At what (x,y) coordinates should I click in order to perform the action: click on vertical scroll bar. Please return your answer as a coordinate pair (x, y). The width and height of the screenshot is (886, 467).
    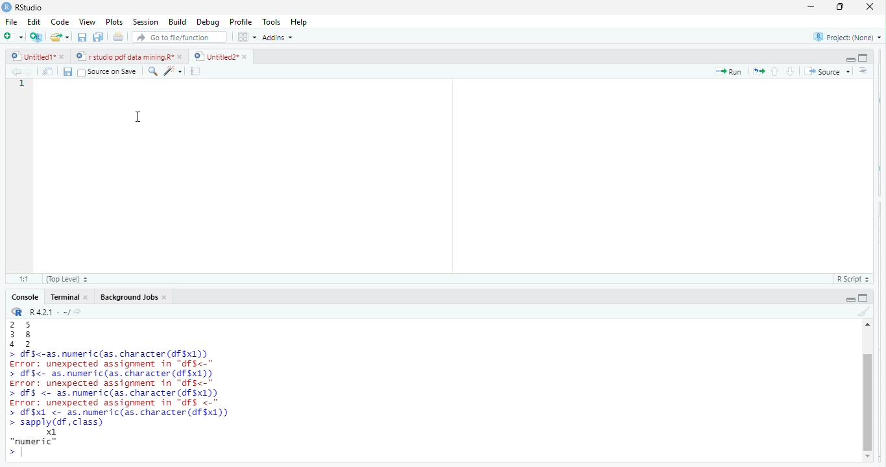
    Looking at the image, I should click on (869, 390).